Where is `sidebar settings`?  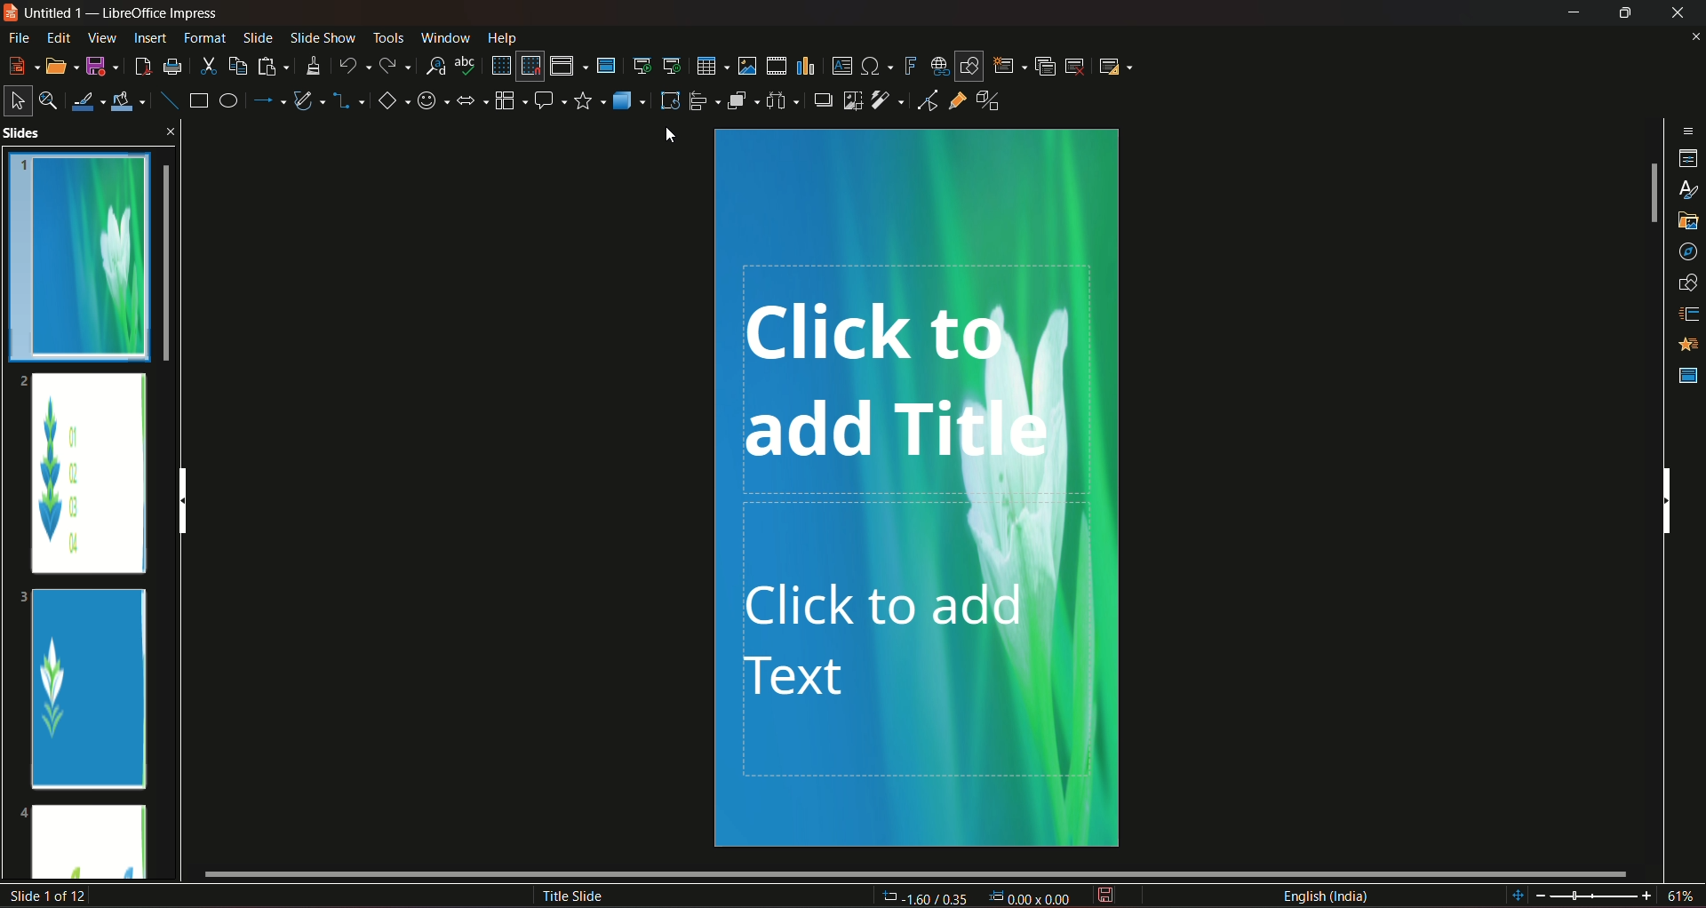 sidebar settings is located at coordinates (1688, 129).